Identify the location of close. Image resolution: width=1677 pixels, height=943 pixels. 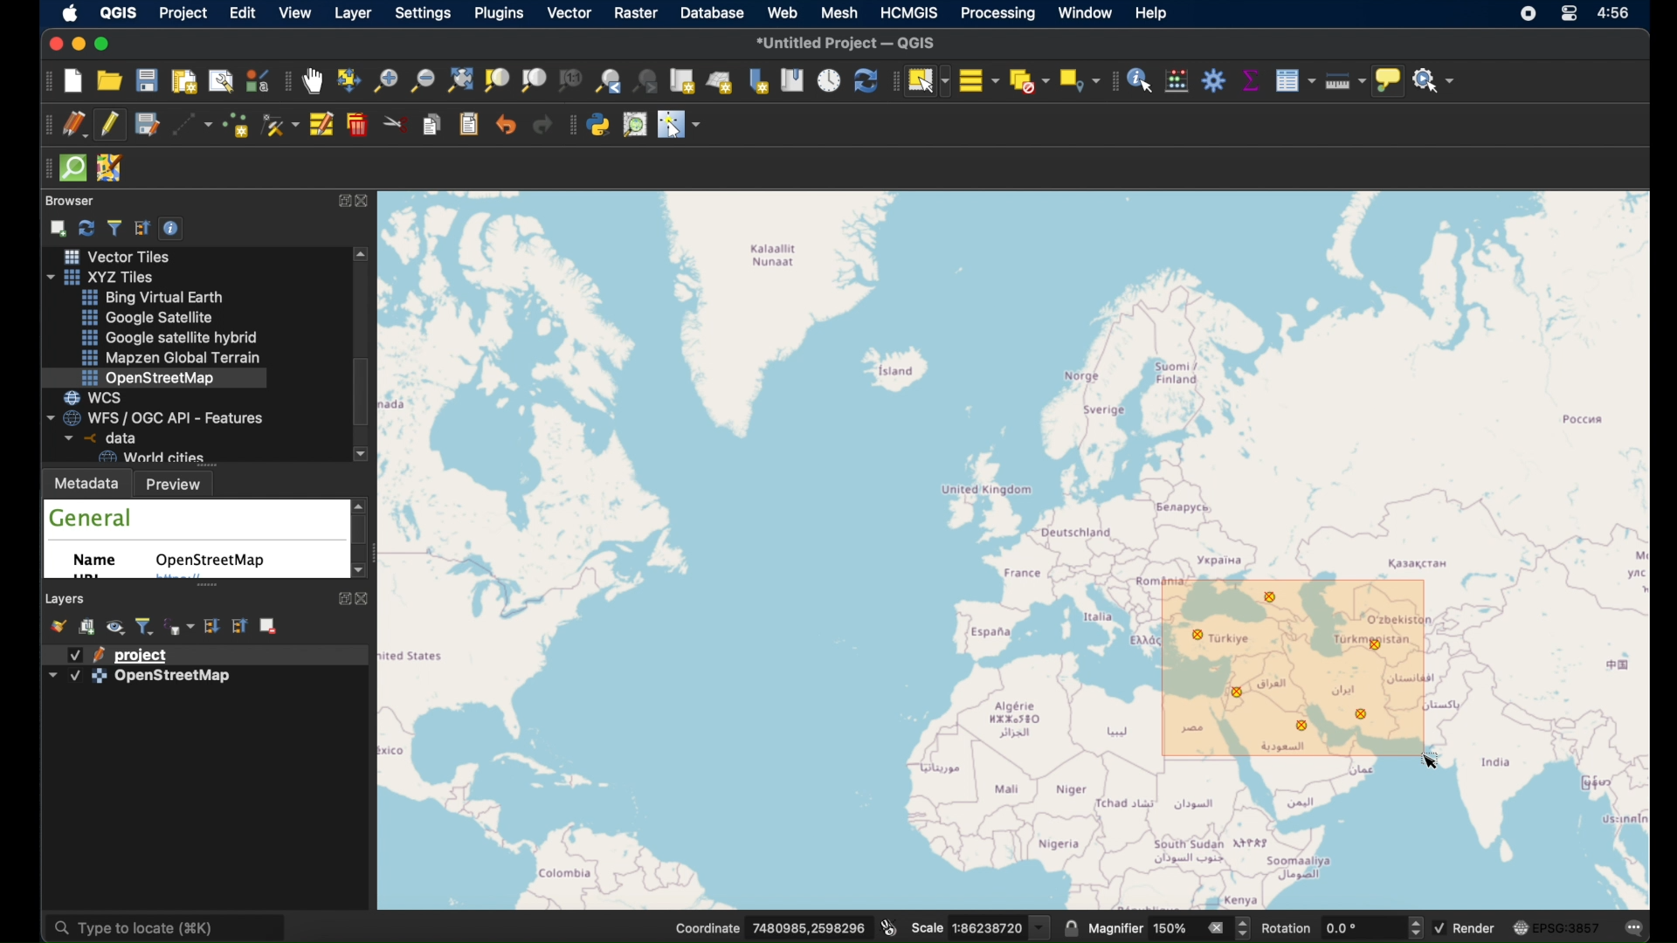
(362, 599).